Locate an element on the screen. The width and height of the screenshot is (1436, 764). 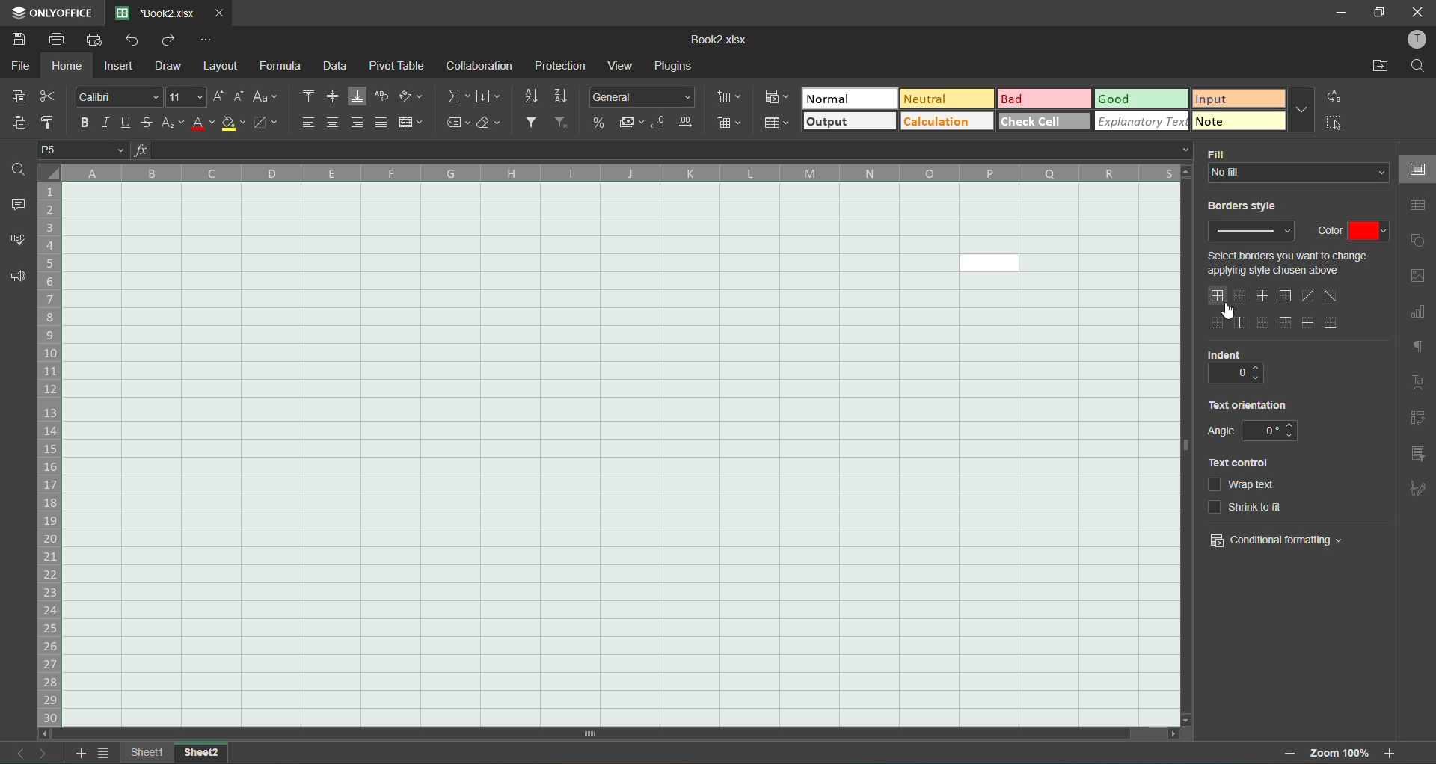
named ranges is located at coordinates (459, 126).